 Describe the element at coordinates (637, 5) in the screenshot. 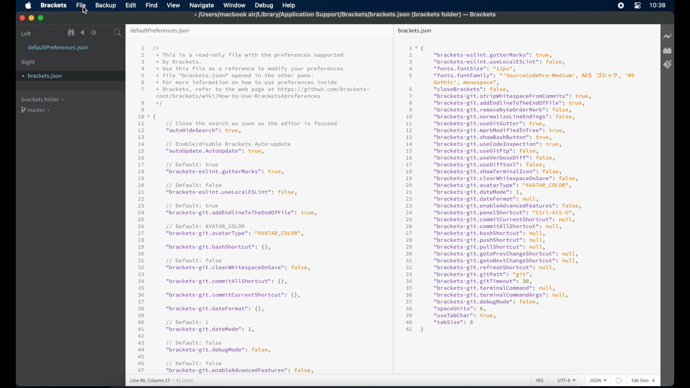

I see `control center` at that location.